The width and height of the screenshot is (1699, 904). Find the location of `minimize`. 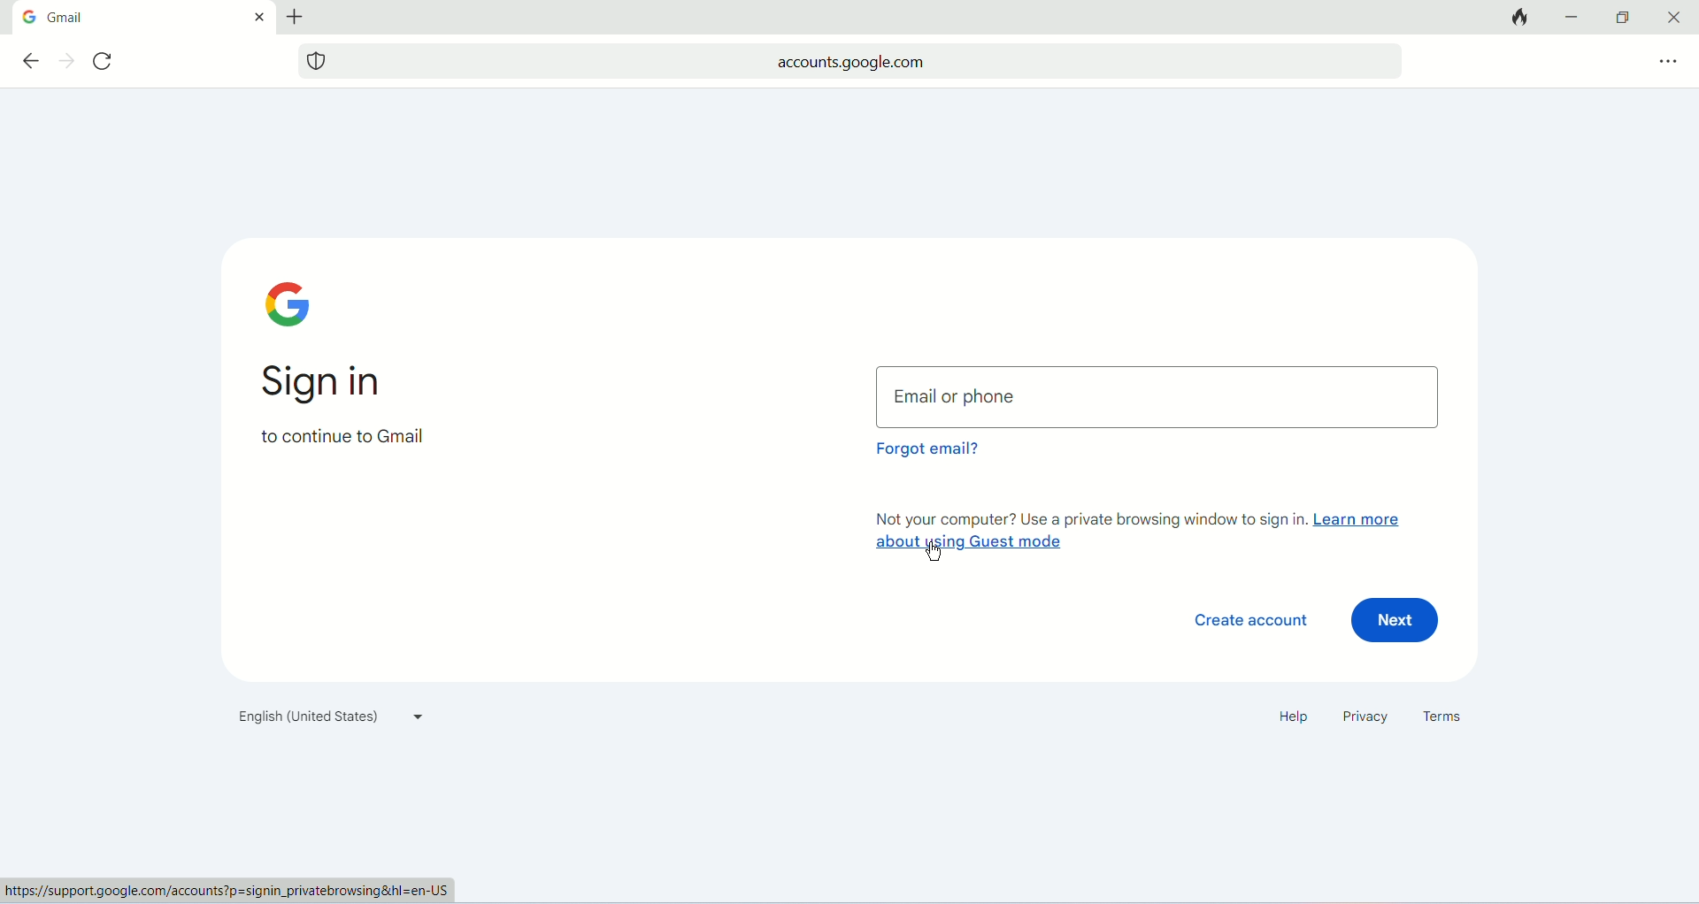

minimize is located at coordinates (1574, 16).